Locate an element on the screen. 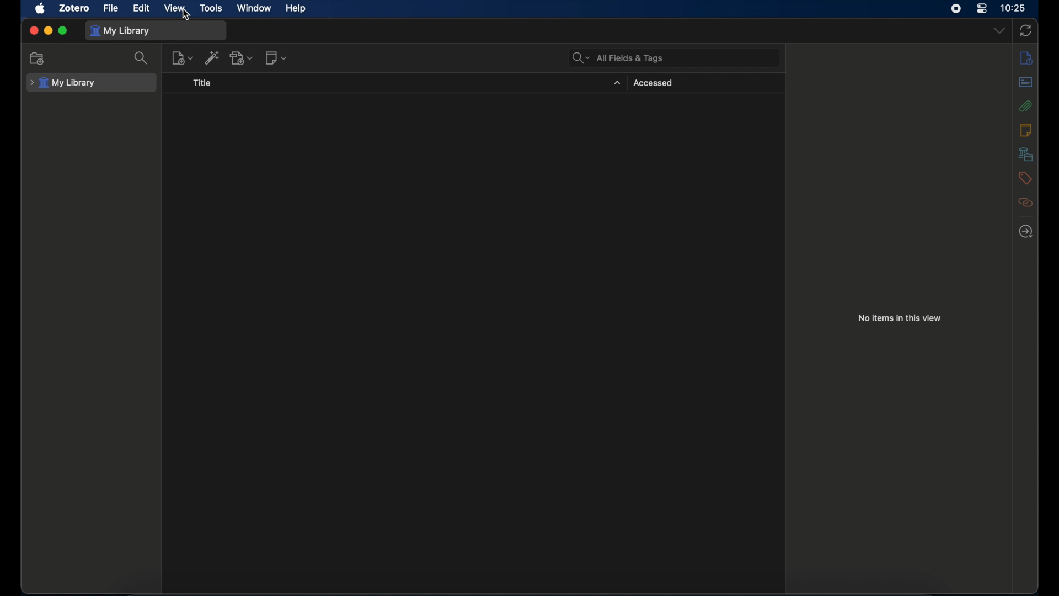 Image resolution: width=1059 pixels, height=596 pixels. add item by identifier is located at coordinates (212, 57).